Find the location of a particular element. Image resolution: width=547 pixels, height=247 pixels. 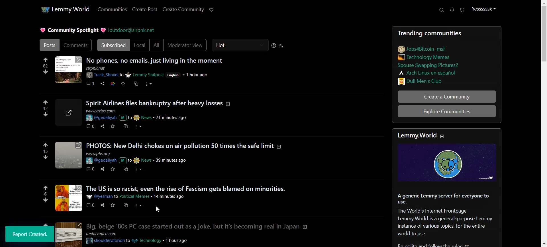

cross post is located at coordinates (125, 126).